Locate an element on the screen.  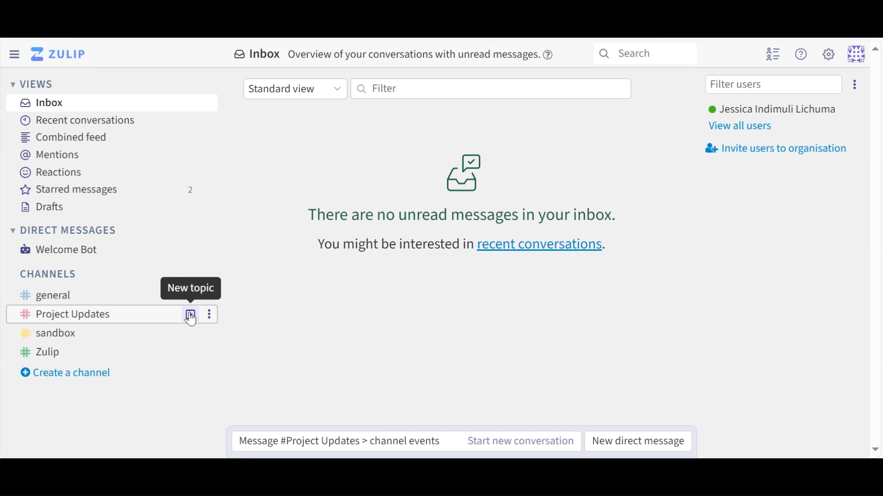
Personal menu is located at coordinates (862, 53).